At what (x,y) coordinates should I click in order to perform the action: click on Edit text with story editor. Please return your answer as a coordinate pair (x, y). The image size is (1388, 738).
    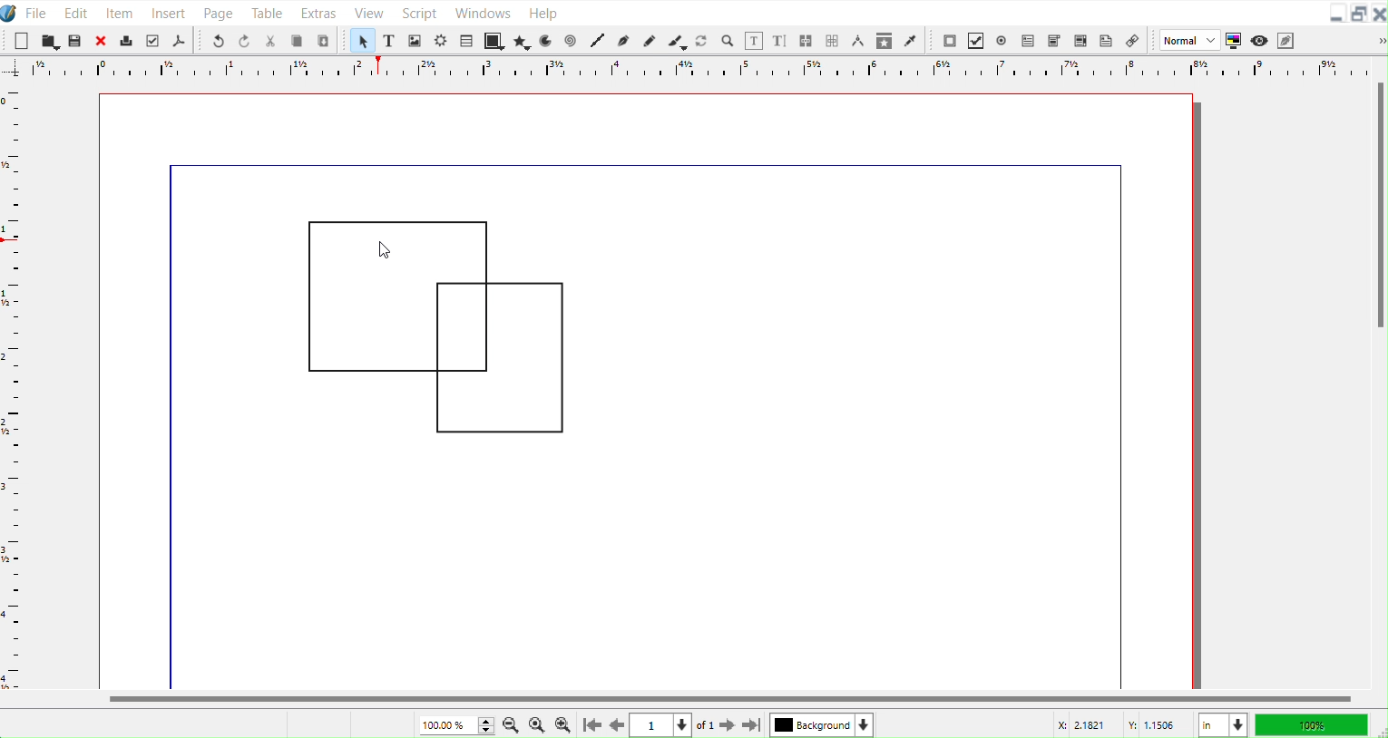
    Looking at the image, I should click on (781, 41).